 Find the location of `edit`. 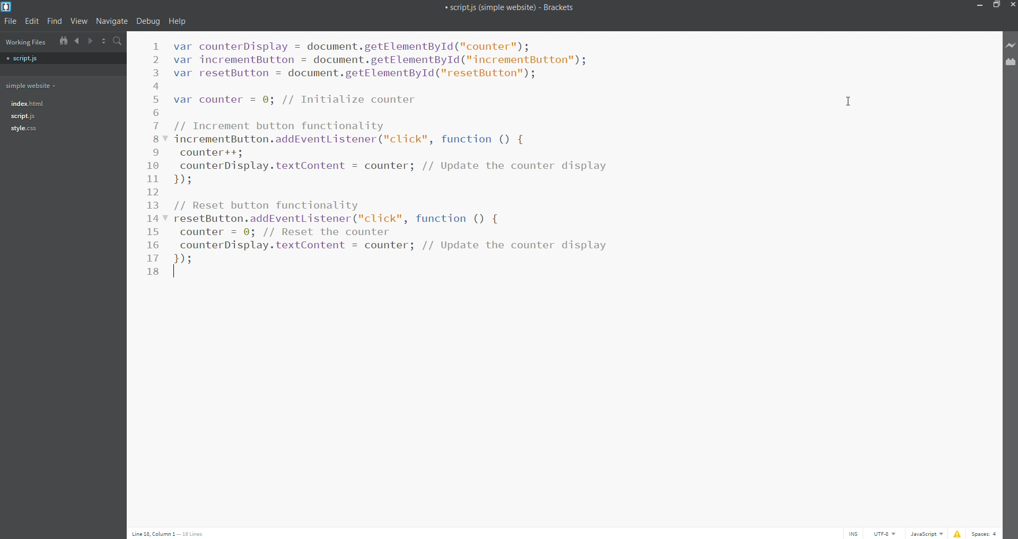

edit is located at coordinates (32, 21).